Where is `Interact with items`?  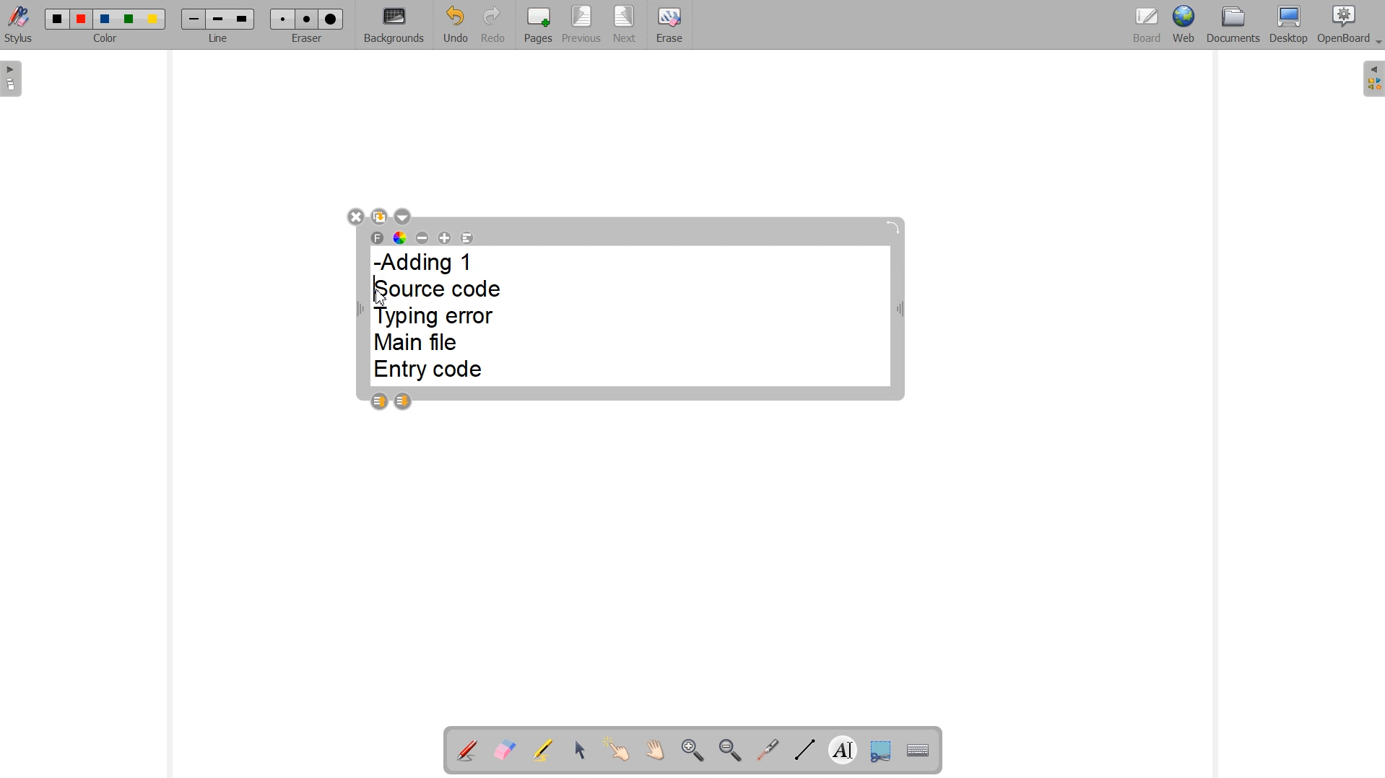
Interact with items is located at coordinates (618, 751).